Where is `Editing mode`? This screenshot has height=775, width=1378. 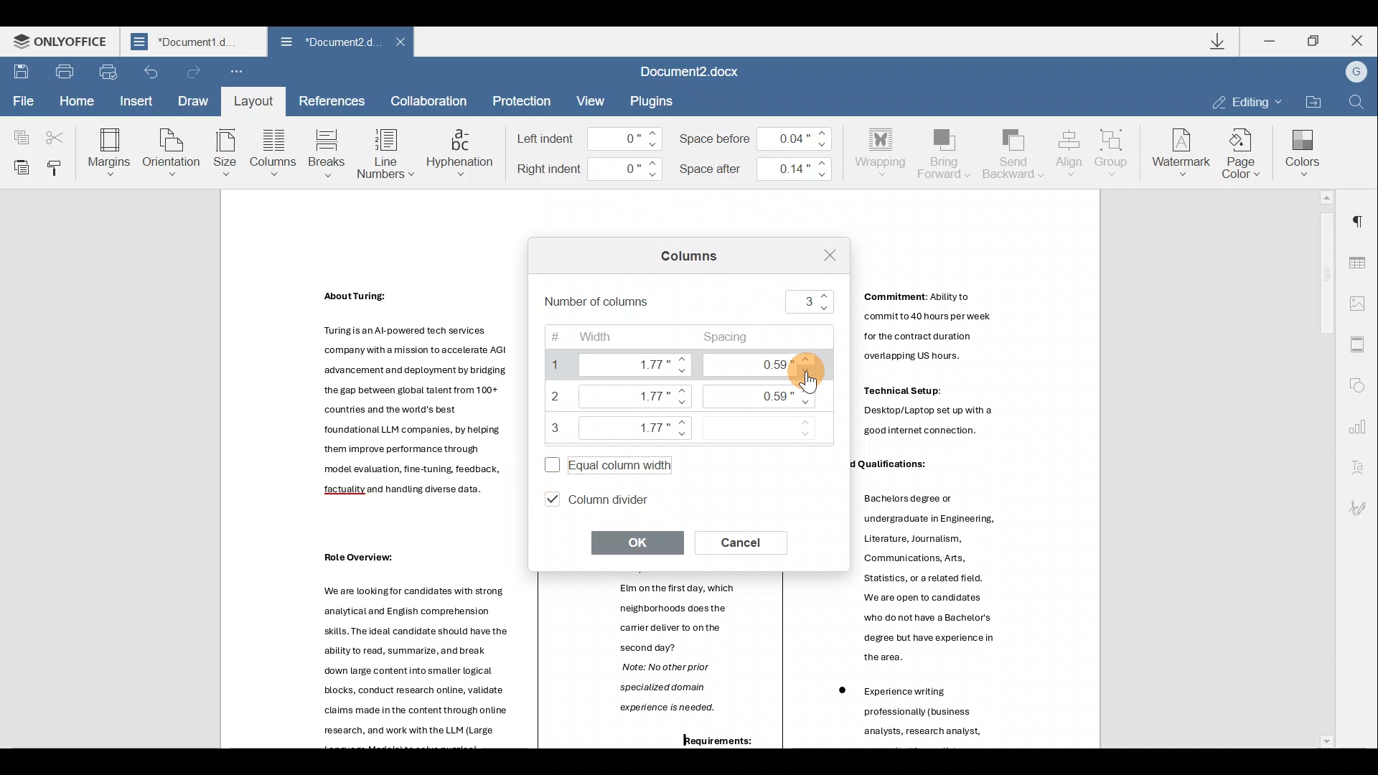
Editing mode is located at coordinates (1246, 100).